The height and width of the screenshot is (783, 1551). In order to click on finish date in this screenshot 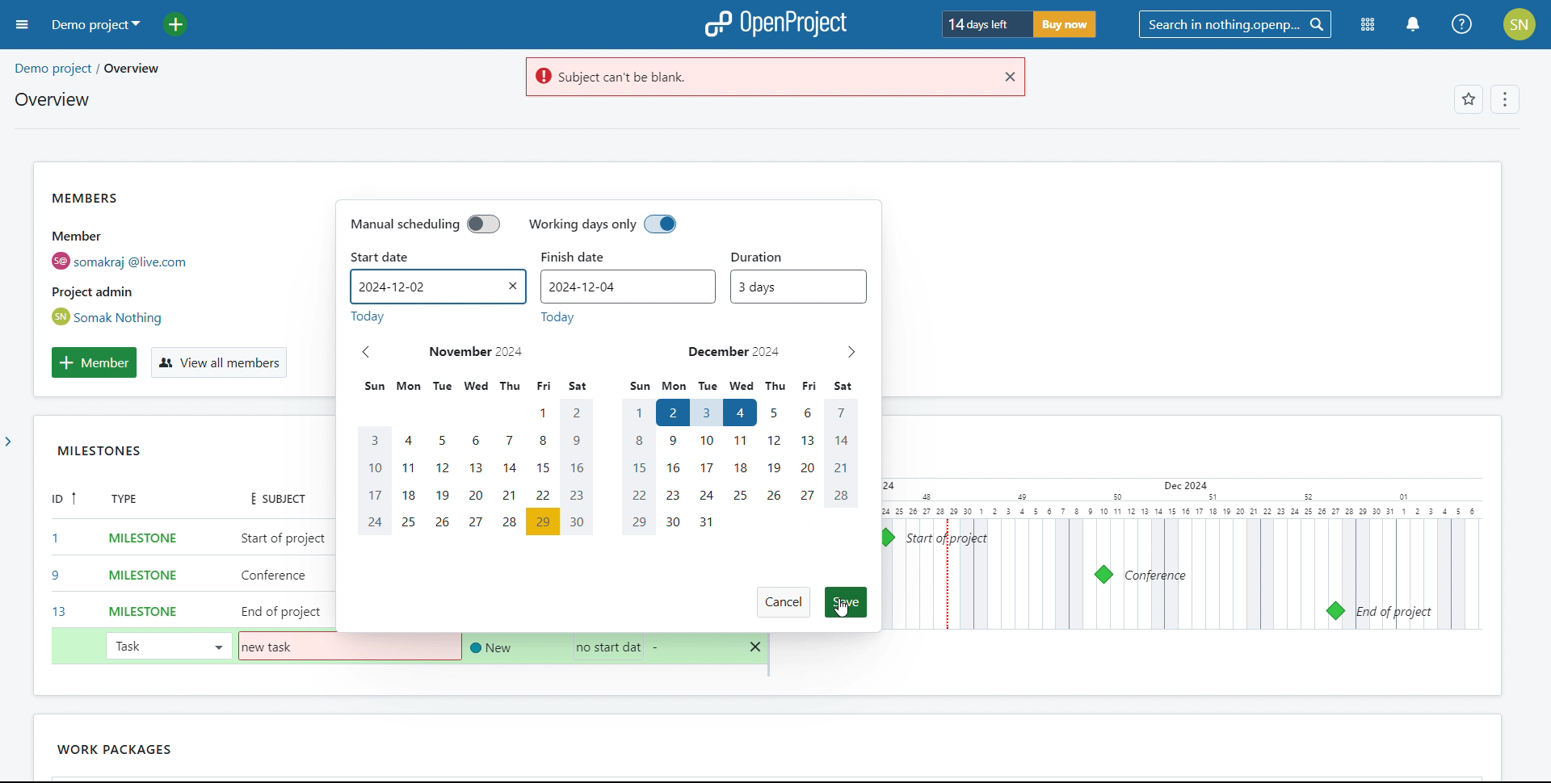, I will do `click(585, 257)`.